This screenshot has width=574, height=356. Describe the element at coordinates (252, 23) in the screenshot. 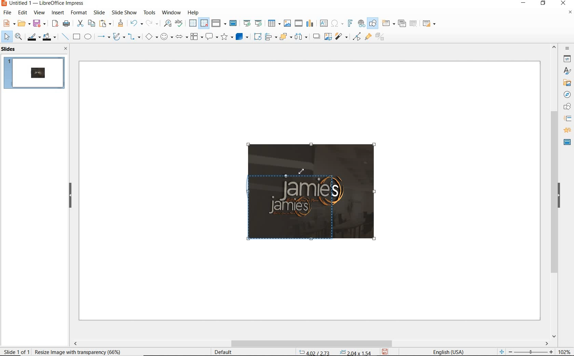

I see `start from first/current slide` at that location.